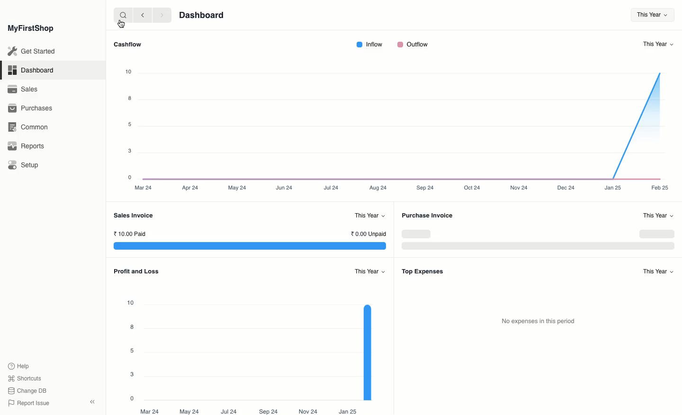 This screenshot has width=682, height=415. What do you see at coordinates (333, 189) in the screenshot?
I see `Jul 24` at bounding box center [333, 189].